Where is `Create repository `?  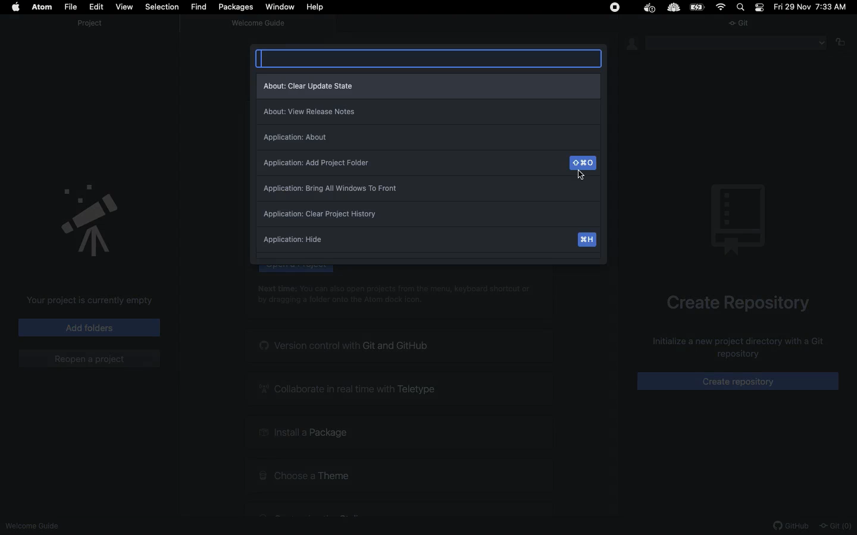
Create repository  is located at coordinates (739, 304).